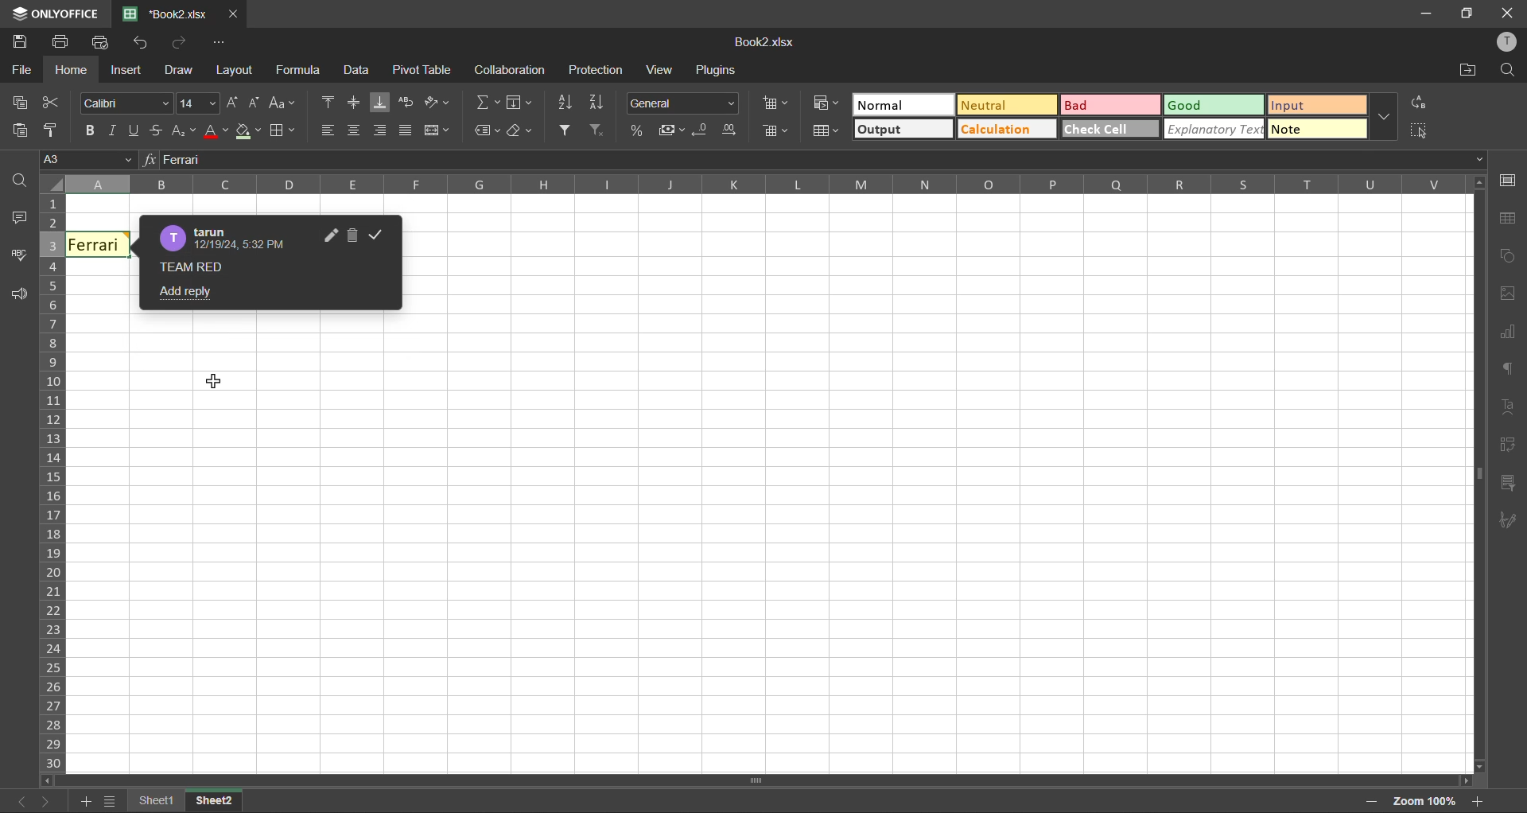  What do you see at coordinates (354, 131) in the screenshot?
I see `align center` at bounding box center [354, 131].